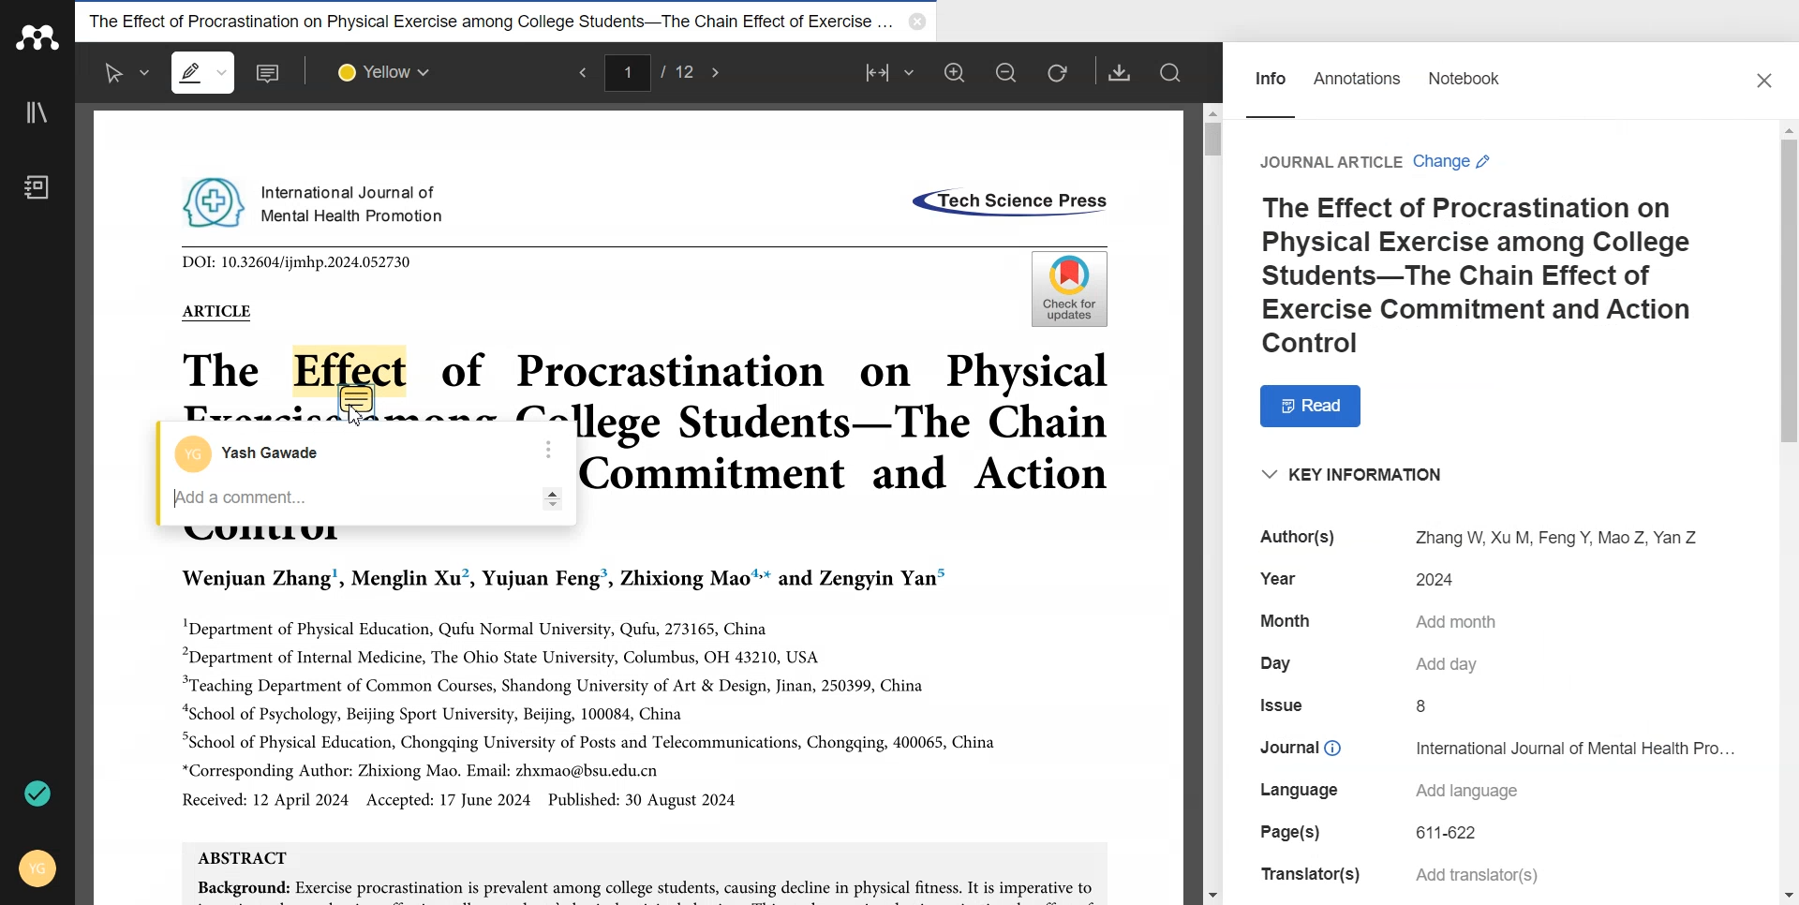 Image resolution: width=1799 pixels, height=905 pixels. What do you see at coordinates (216, 311) in the screenshot?
I see `ARTICLE` at bounding box center [216, 311].